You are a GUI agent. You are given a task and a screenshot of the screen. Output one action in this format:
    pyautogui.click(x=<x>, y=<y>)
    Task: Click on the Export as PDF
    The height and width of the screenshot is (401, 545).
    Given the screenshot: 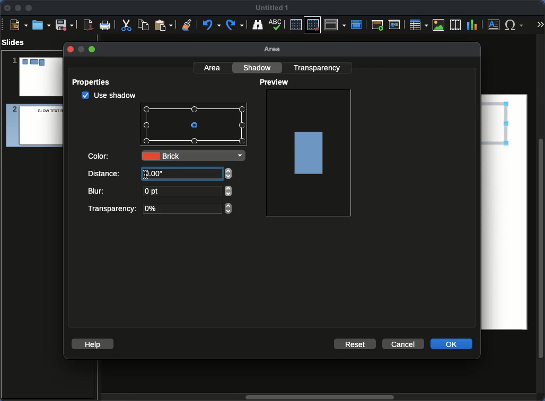 What is the action you would take?
    pyautogui.click(x=88, y=25)
    